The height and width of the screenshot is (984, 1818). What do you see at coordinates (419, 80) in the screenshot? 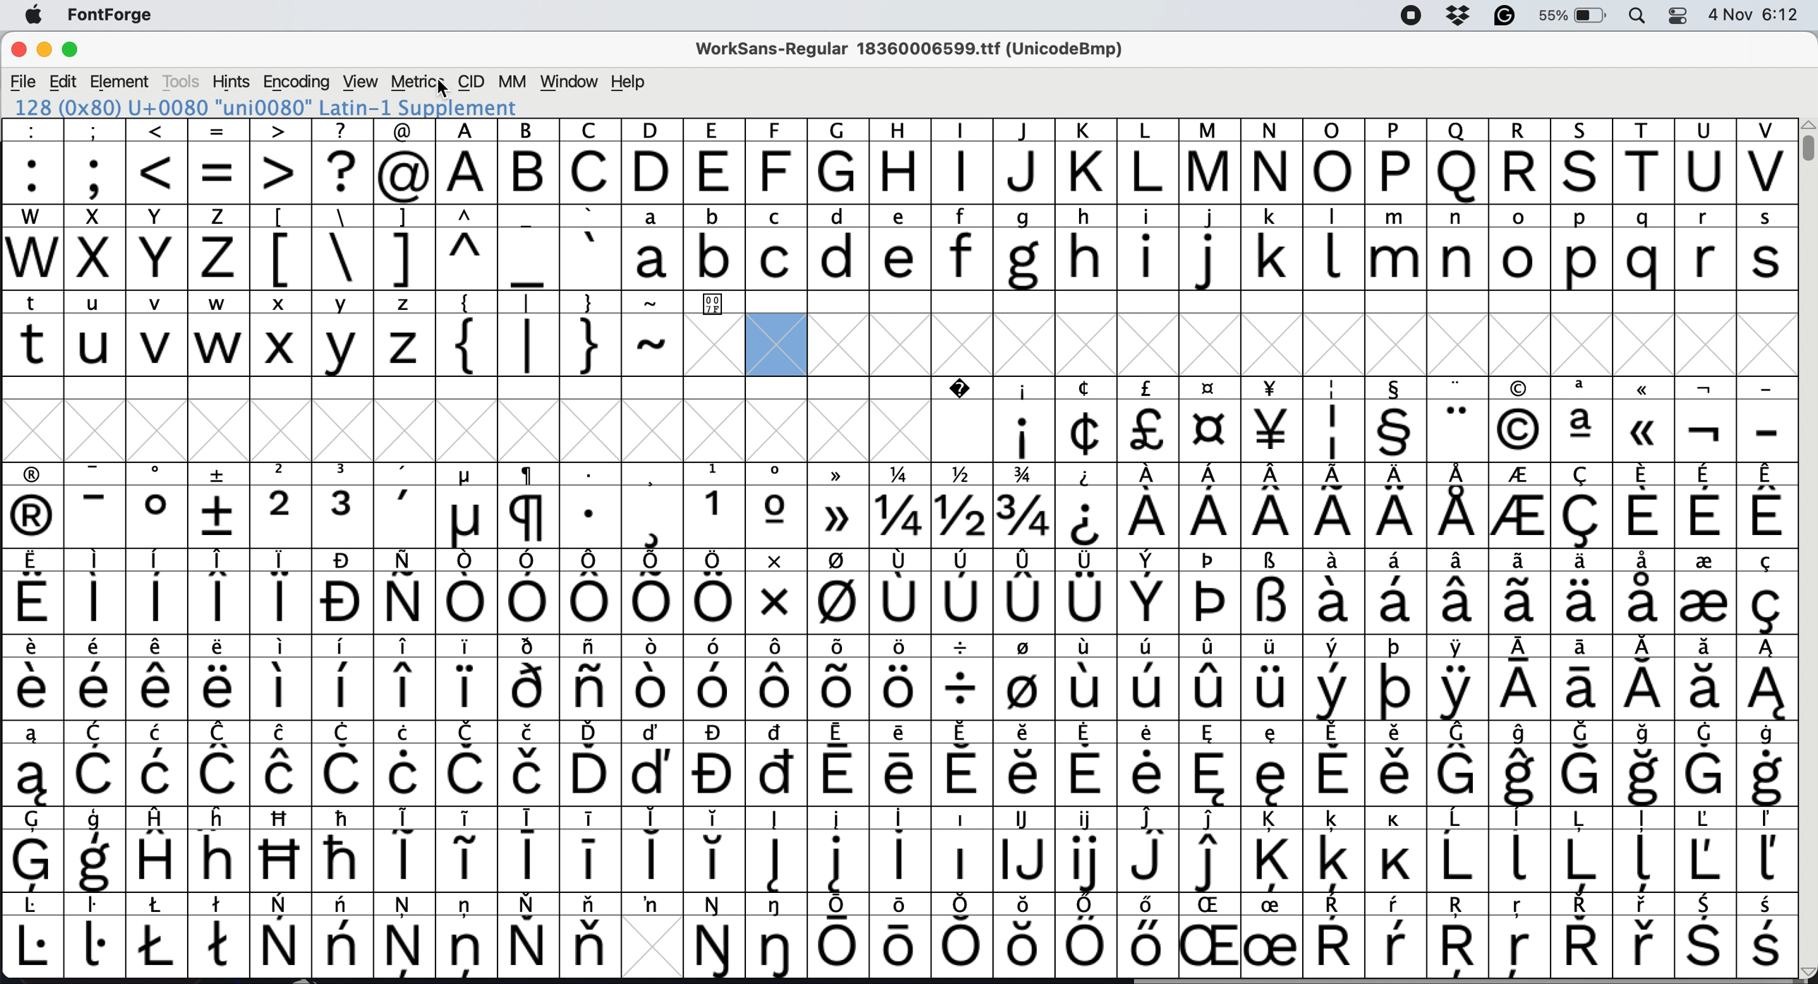
I see `Metrics` at bounding box center [419, 80].